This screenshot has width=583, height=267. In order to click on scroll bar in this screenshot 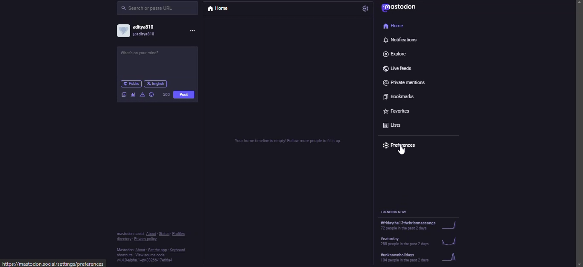, I will do `click(580, 125)`.